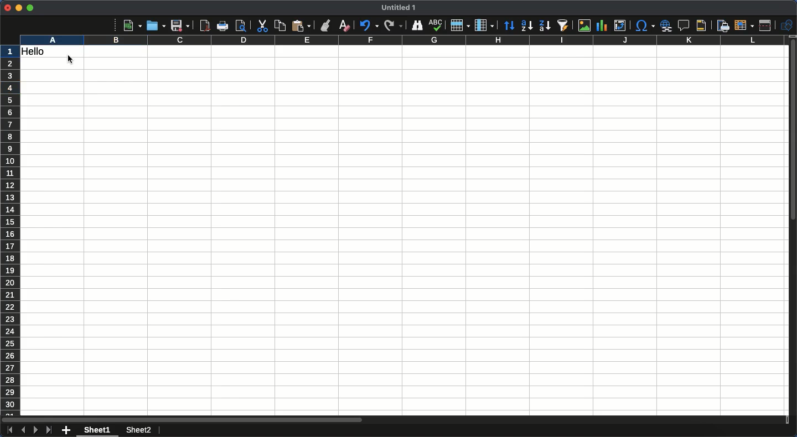 This screenshot has height=437, width=797. What do you see at coordinates (66, 431) in the screenshot?
I see `Add new sheet` at bounding box center [66, 431].